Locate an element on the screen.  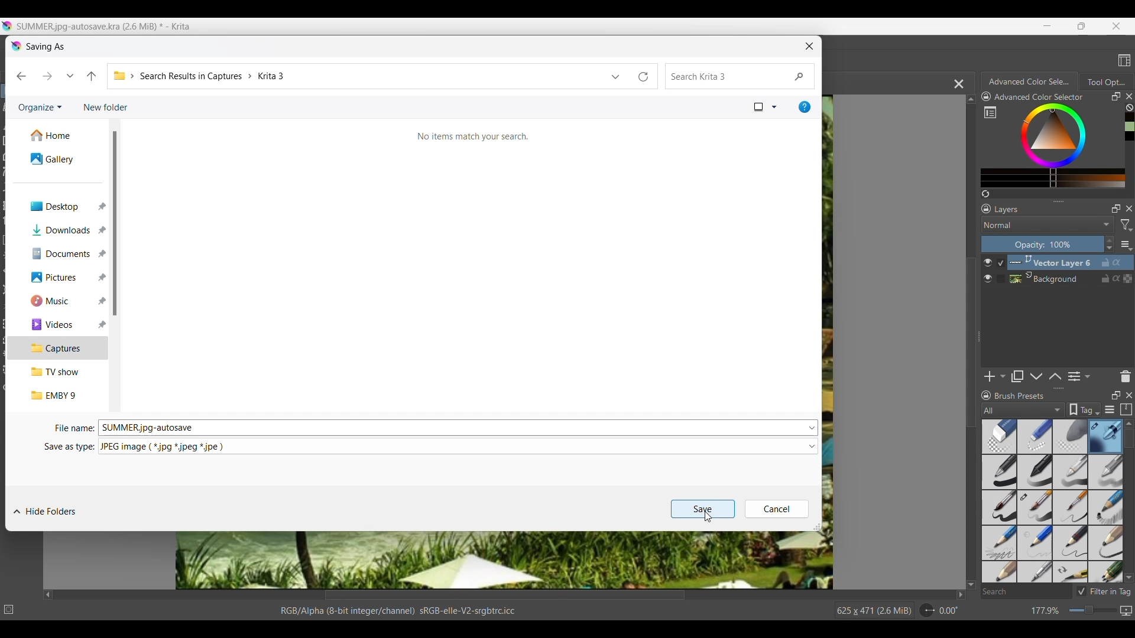
Storage resources is located at coordinates (1126, 409).